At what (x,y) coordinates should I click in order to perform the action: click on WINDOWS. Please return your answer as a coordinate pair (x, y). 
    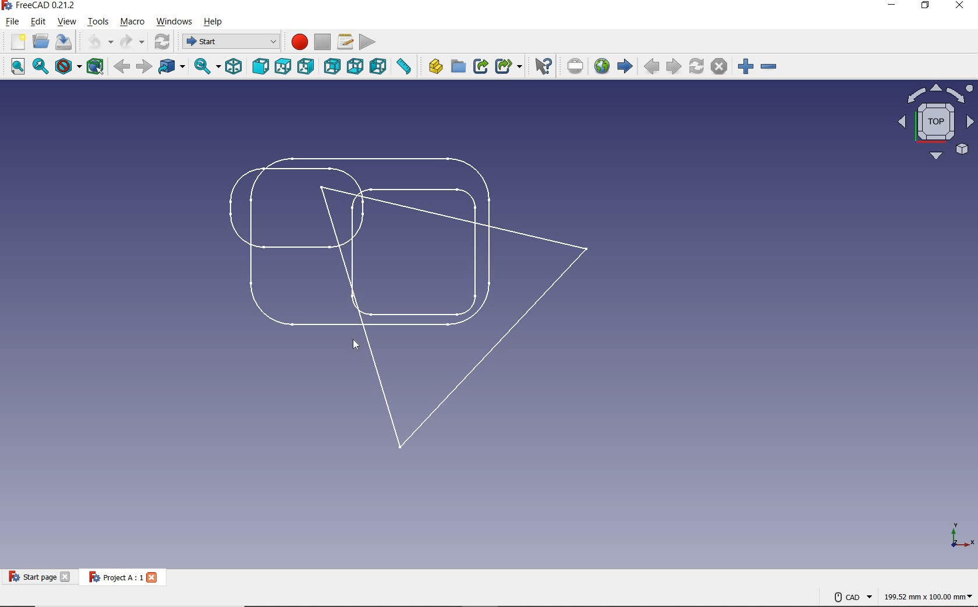
    Looking at the image, I should click on (174, 22).